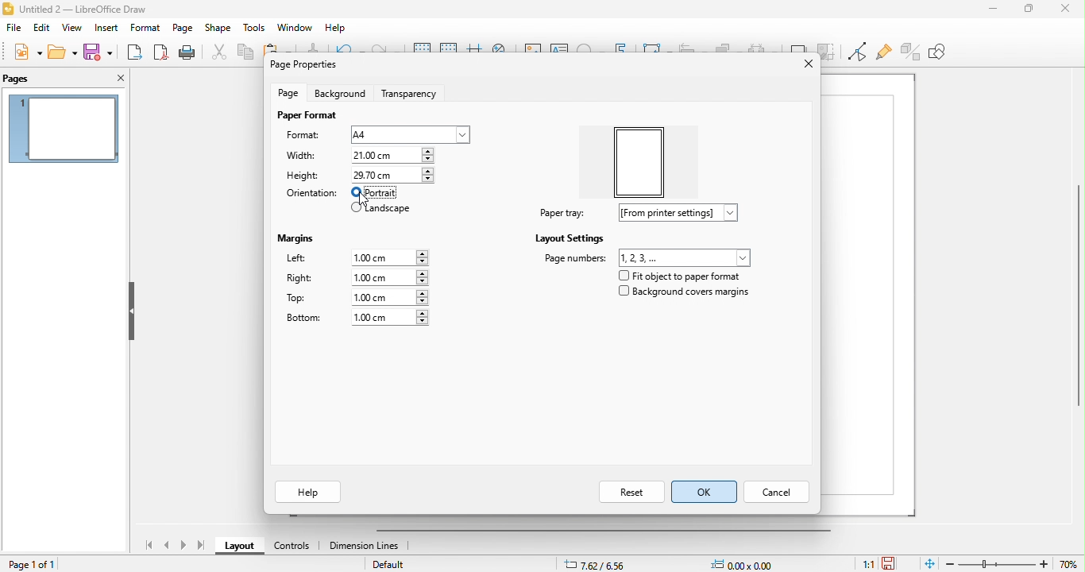 This screenshot has width=1085, height=572. Describe the element at coordinates (656, 48) in the screenshot. I see `transformations` at that location.